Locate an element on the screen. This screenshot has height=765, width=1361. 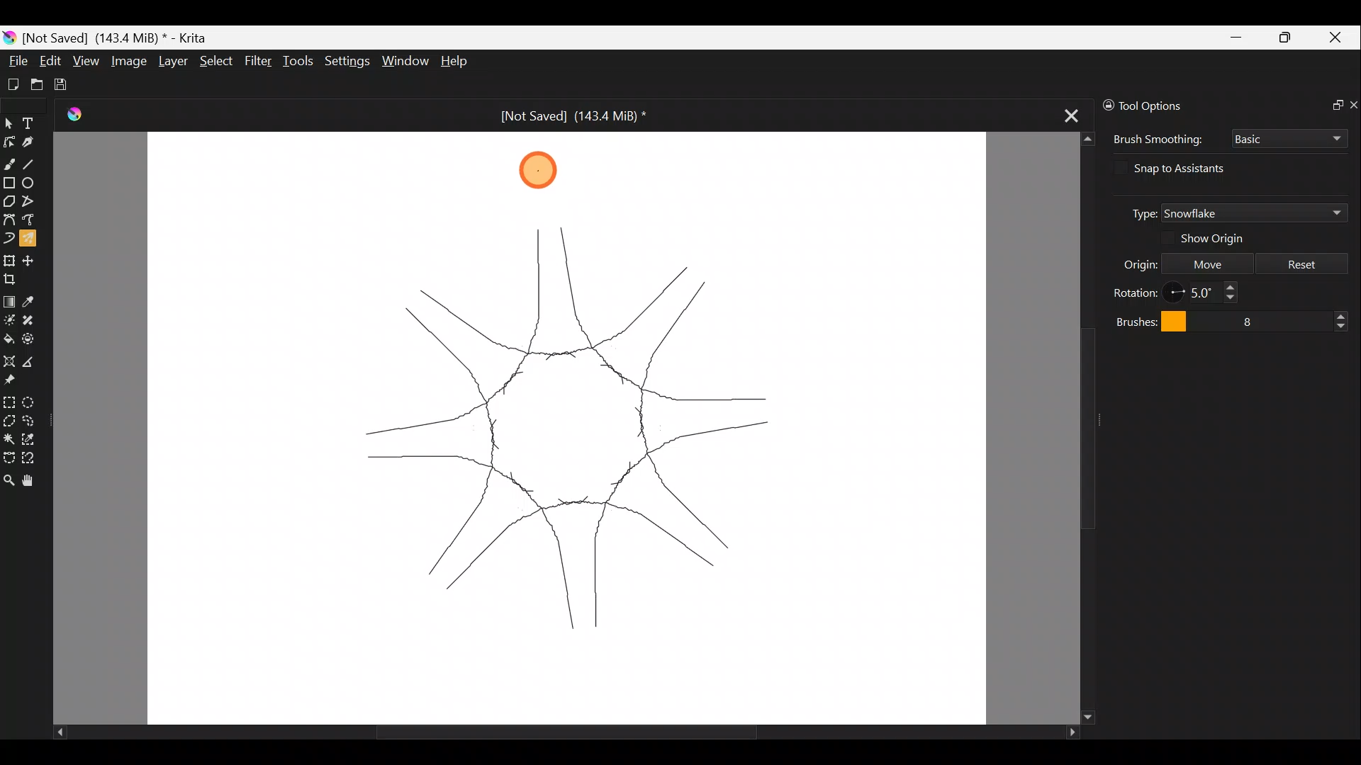
Transform a layer/selection is located at coordinates (9, 259).